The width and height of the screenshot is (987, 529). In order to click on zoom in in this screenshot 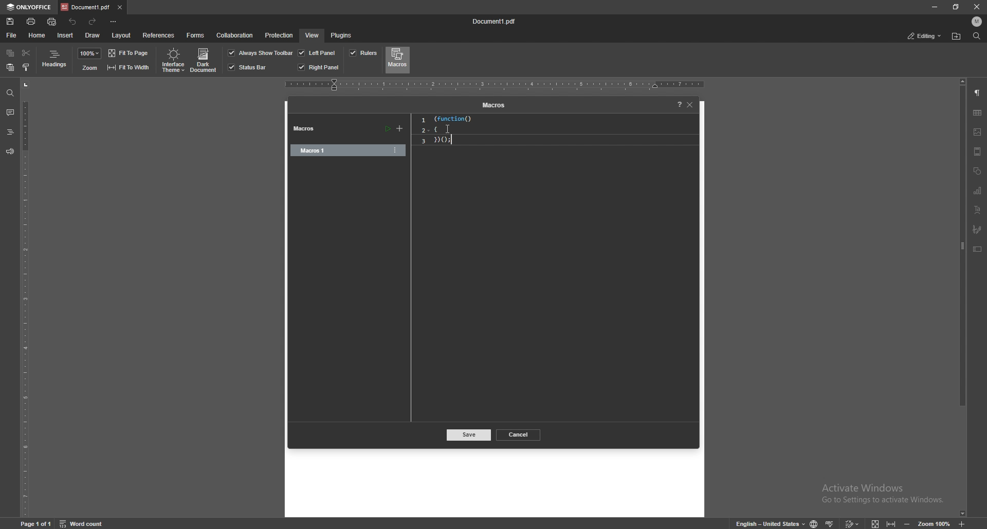, I will do `click(963, 524)`.